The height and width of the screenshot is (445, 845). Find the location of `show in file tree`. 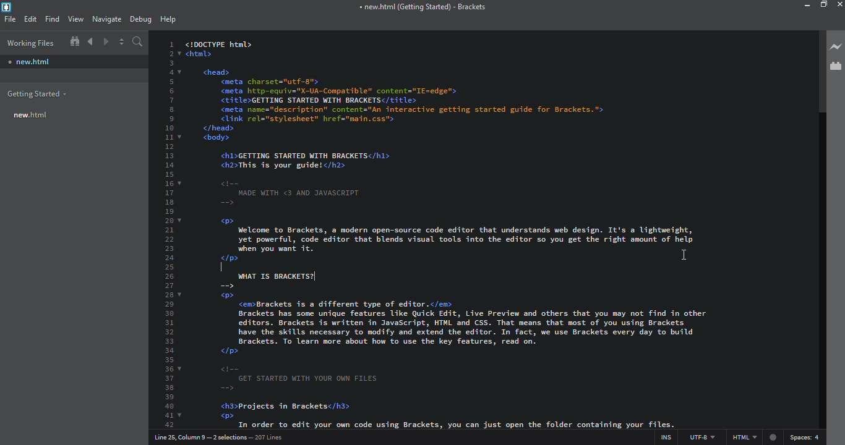

show in file tree is located at coordinates (74, 41).